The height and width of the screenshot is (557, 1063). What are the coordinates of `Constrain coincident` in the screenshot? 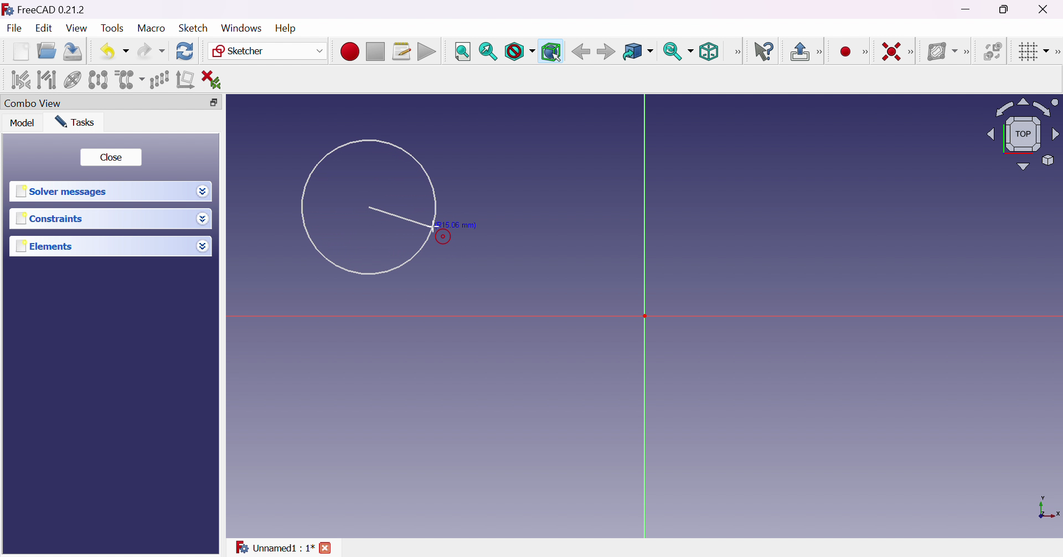 It's located at (890, 51).